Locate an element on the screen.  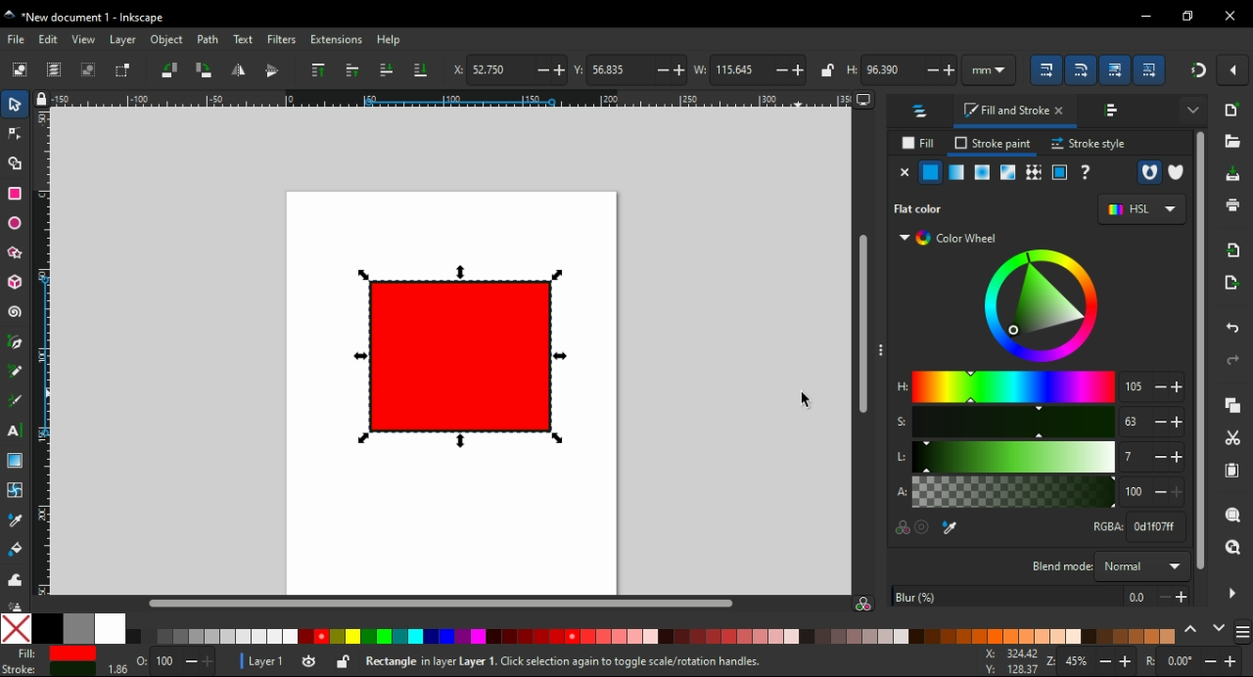
increase/decrease is located at coordinates (1169, 423).